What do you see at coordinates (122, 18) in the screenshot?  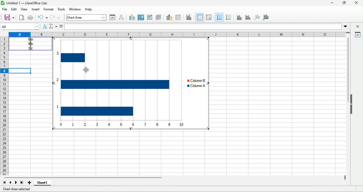 I see `character` at bounding box center [122, 18].